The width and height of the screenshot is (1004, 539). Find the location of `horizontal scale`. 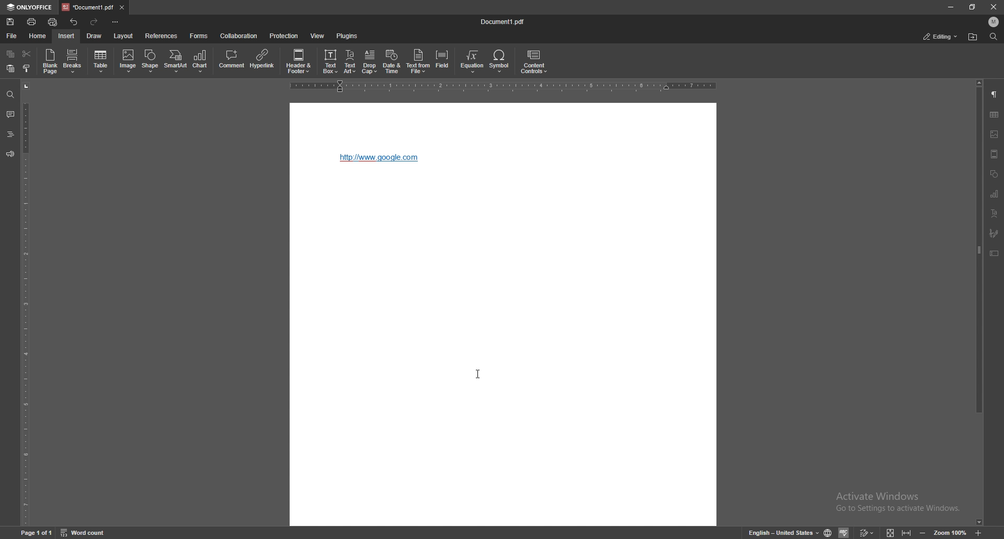

horizontal scale is located at coordinates (506, 86).